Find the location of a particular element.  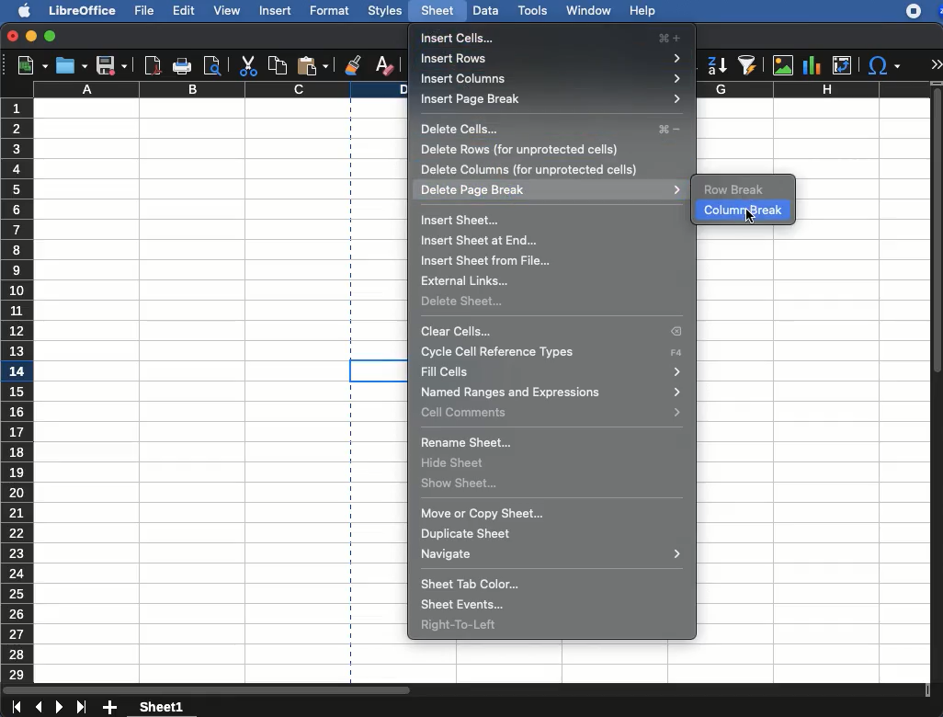

navigate is located at coordinates (550, 554).